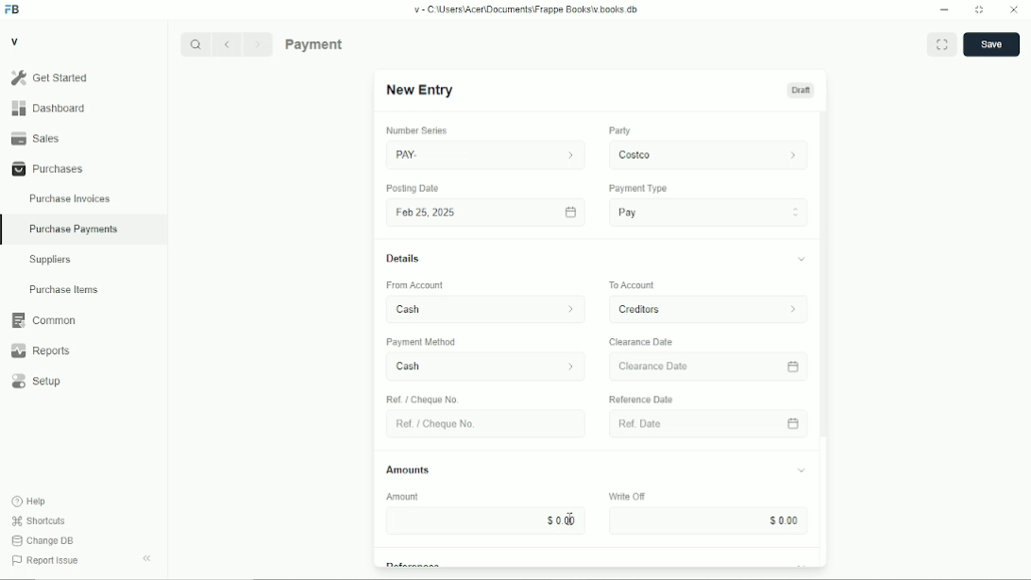  I want to click on Purchase Payments, so click(351, 43).